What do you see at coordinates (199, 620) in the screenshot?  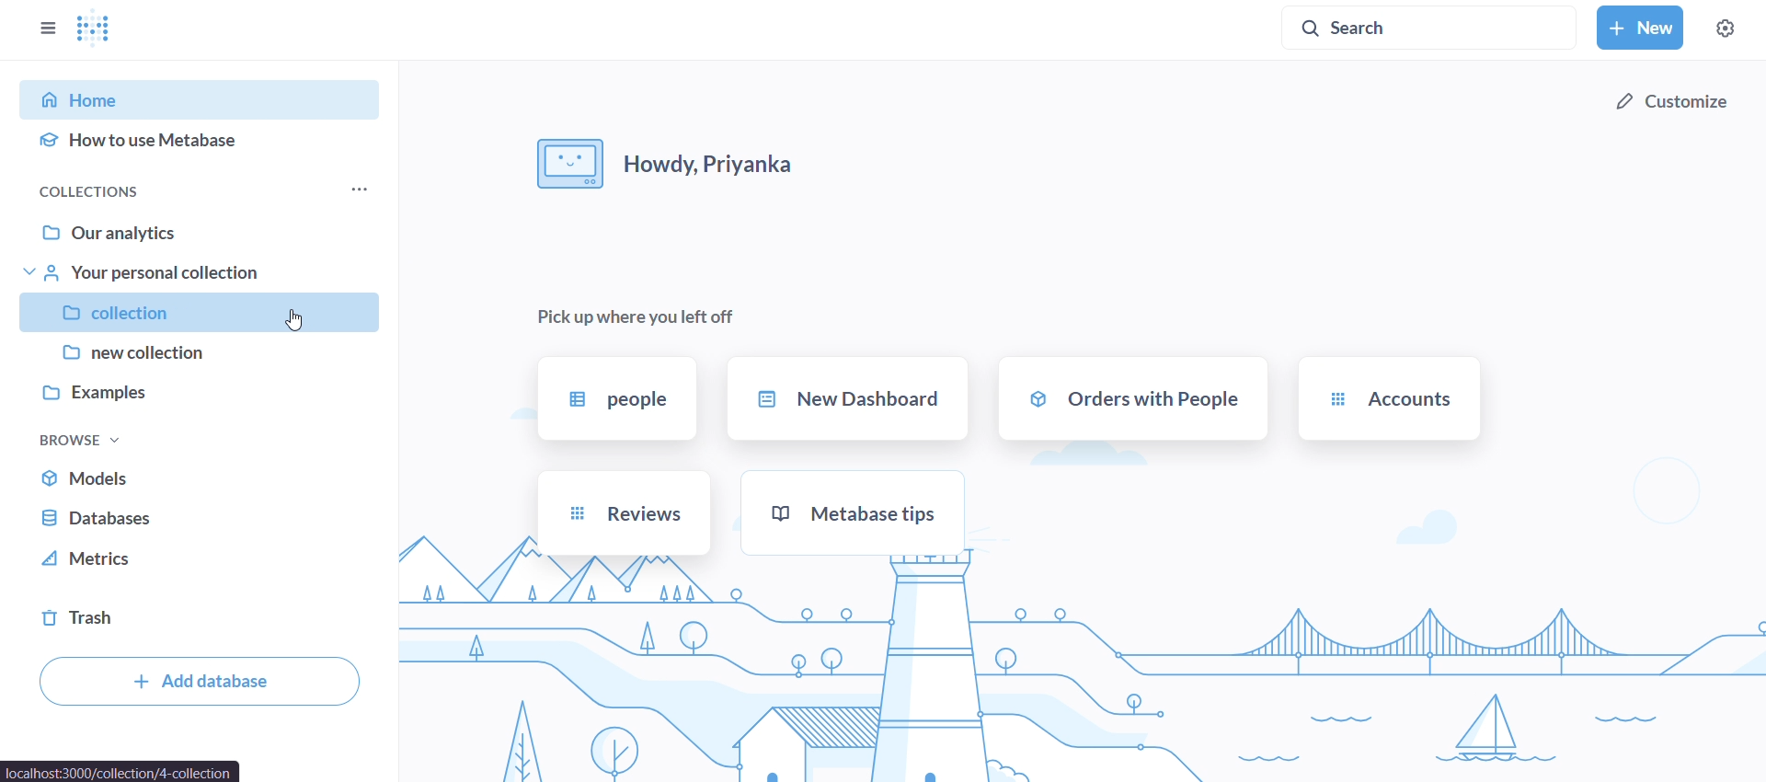 I see `trash` at bounding box center [199, 620].